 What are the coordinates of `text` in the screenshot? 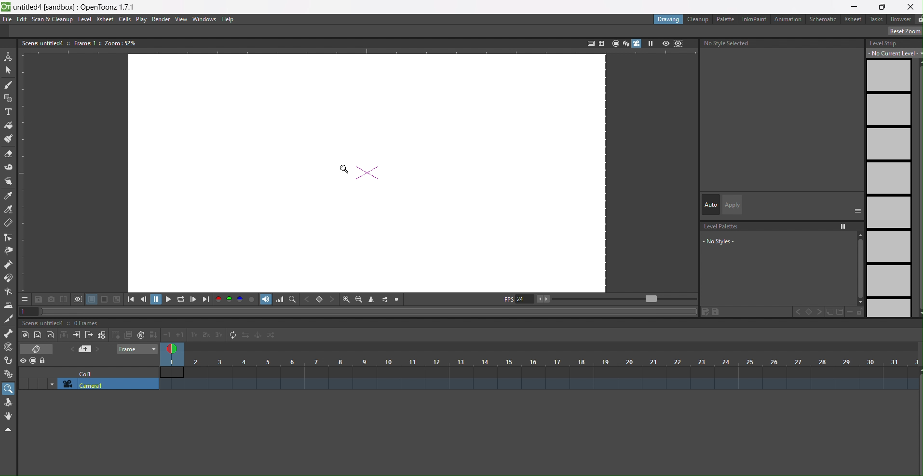 It's located at (62, 323).